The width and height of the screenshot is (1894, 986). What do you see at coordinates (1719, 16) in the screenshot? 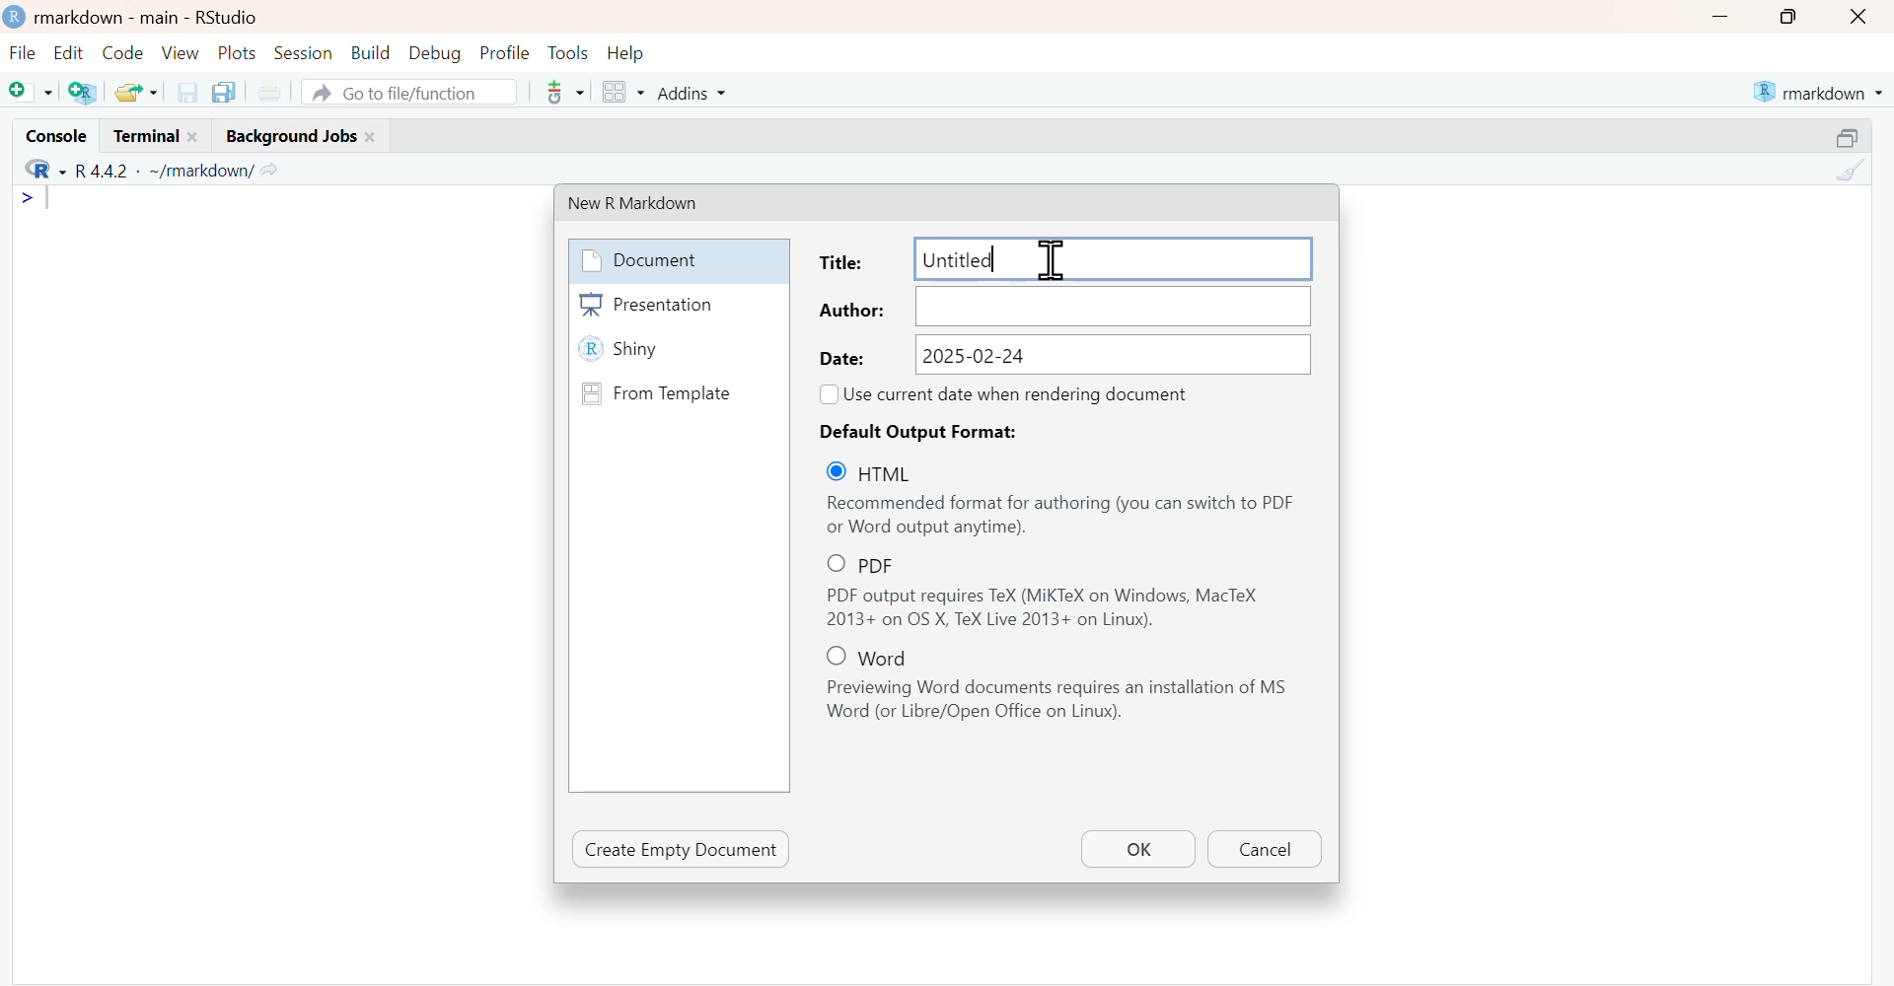
I see `minimize` at bounding box center [1719, 16].